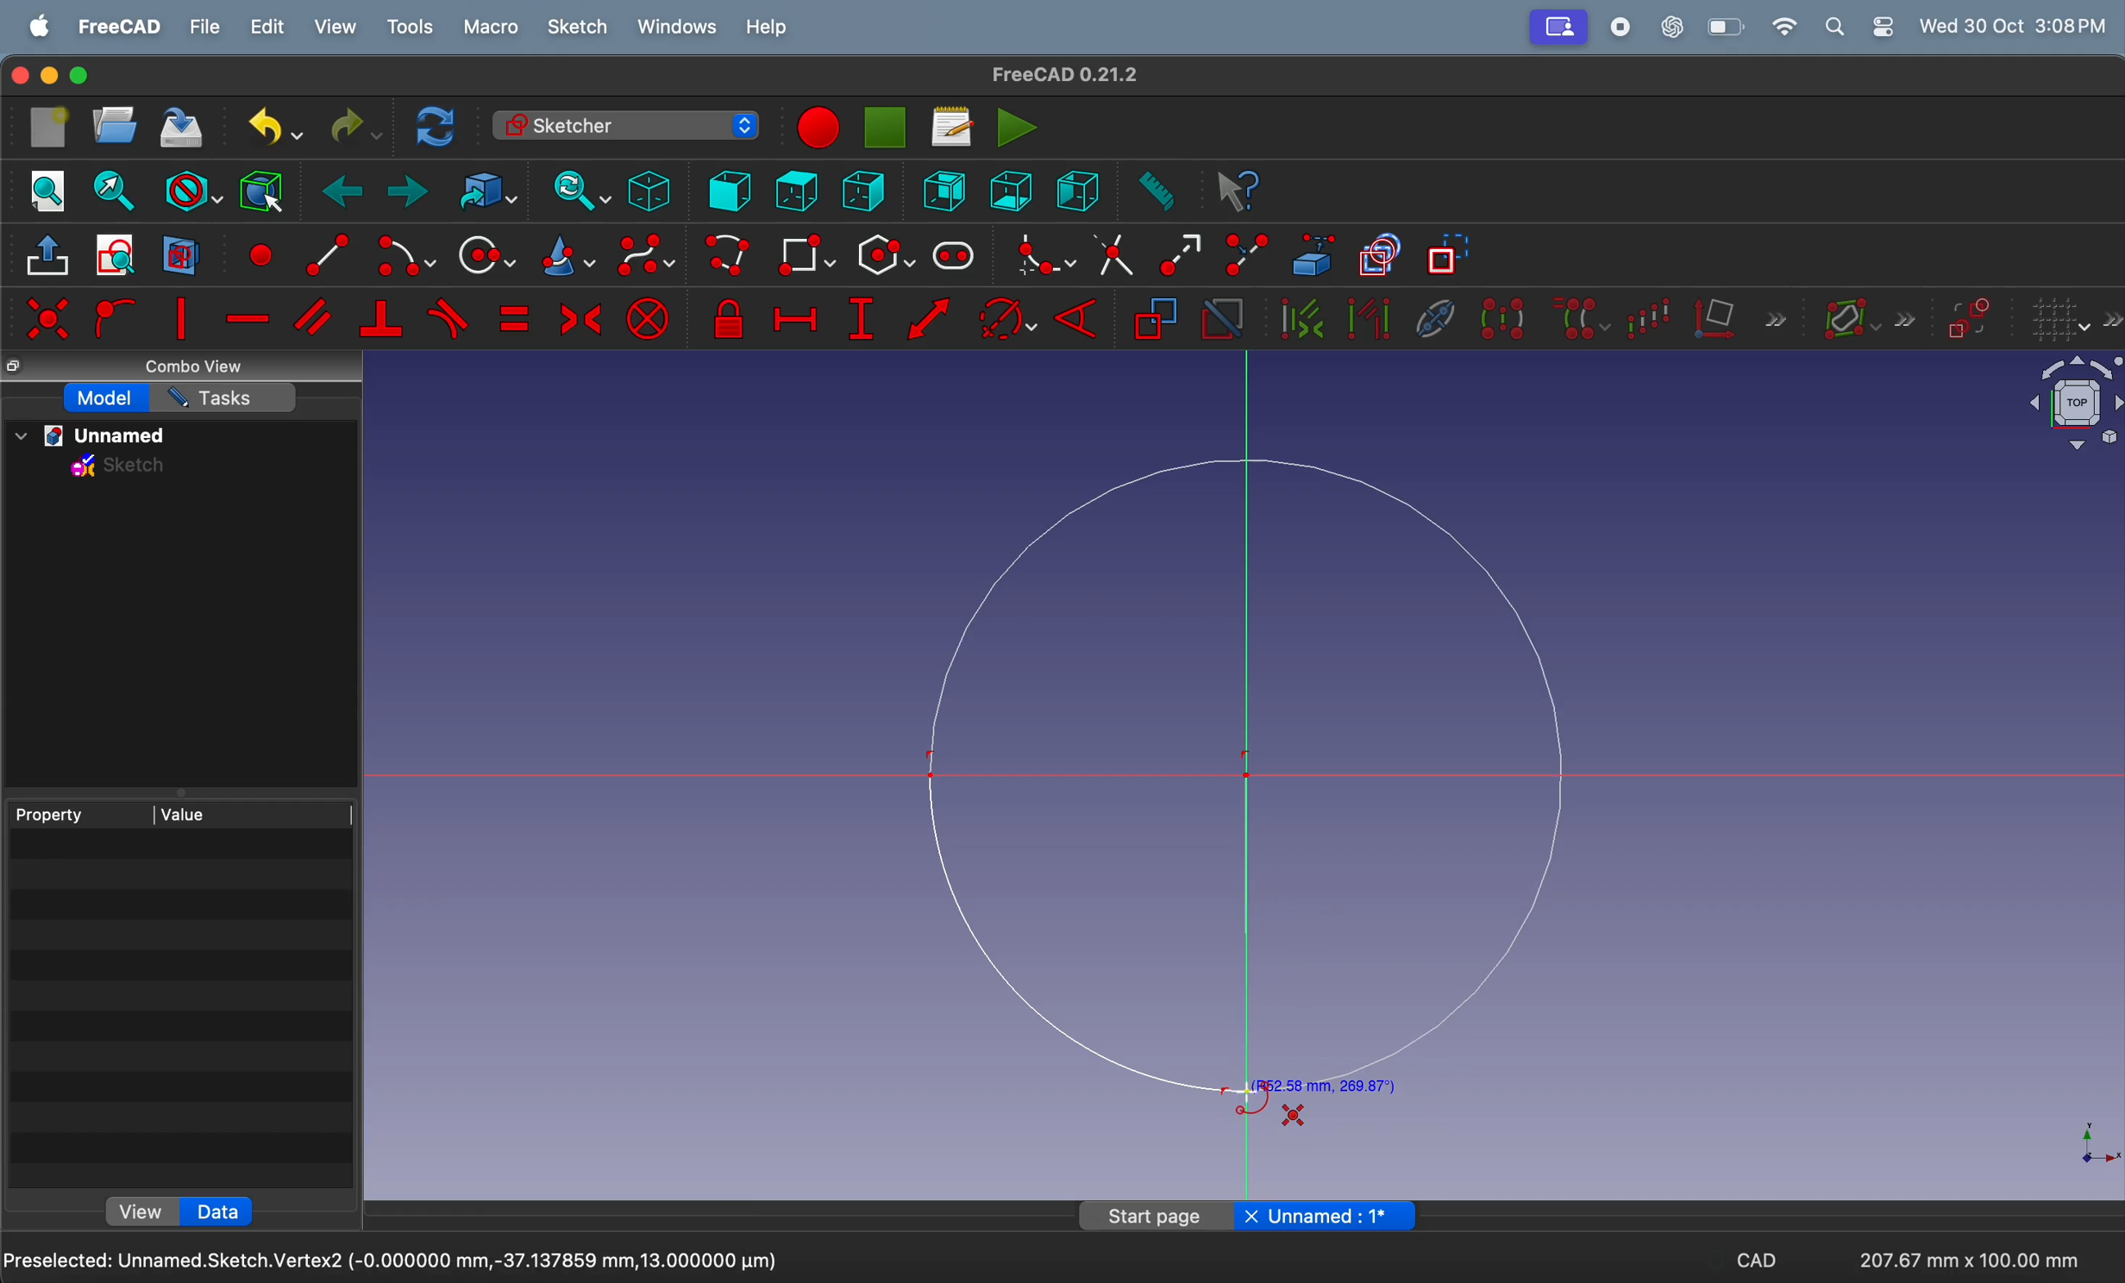 Image resolution: width=2125 pixels, height=1283 pixels. I want to click on toggle copy, so click(1381, 257).